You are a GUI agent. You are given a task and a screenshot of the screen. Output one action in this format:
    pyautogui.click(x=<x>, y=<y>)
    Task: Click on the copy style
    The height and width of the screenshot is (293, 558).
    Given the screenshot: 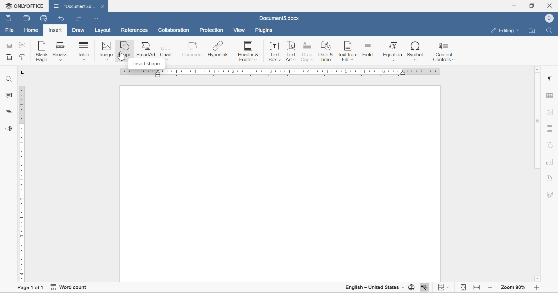 What is the action you would take?
    pyautogui.click(x=23, y=57)
    